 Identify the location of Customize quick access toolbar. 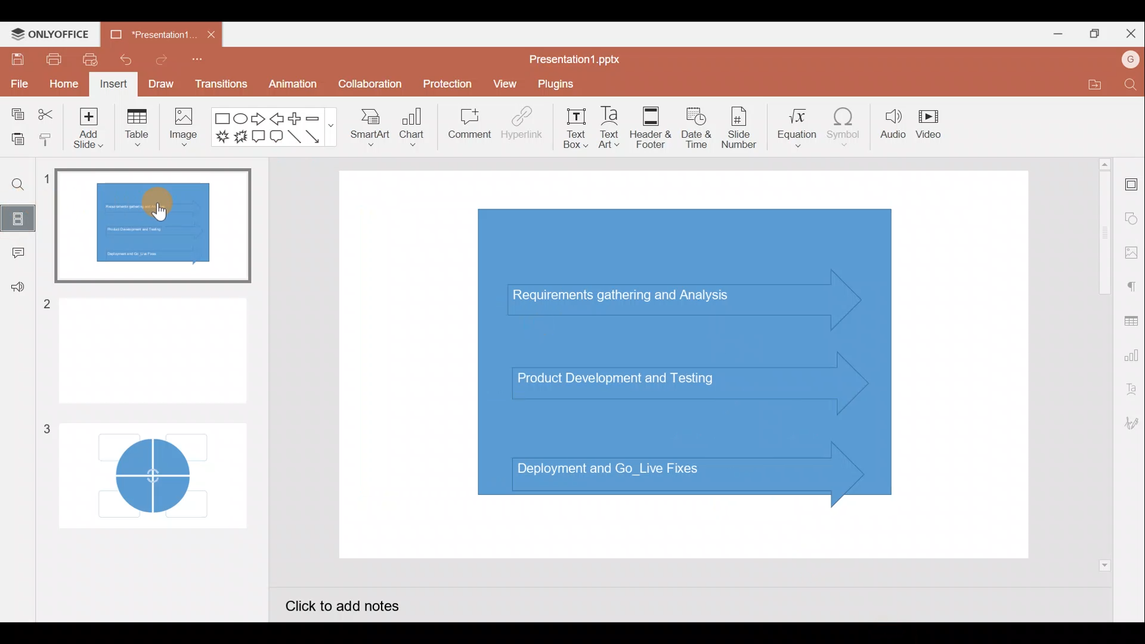
(196, 62).